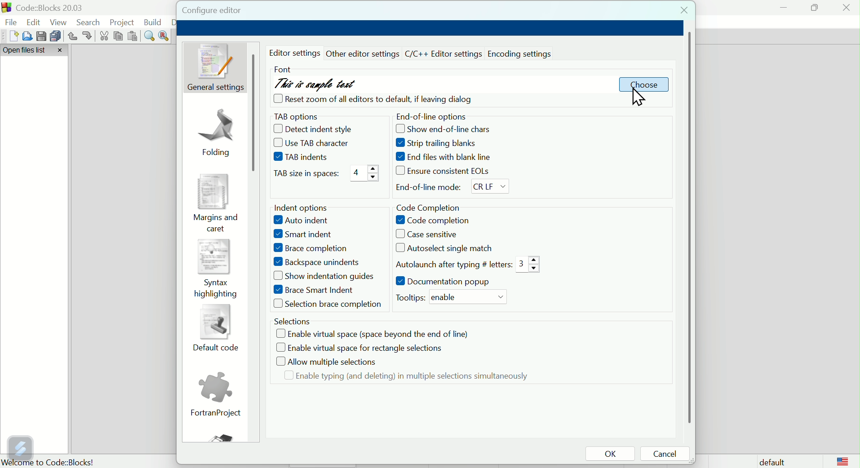  What do you see at coordinates (306, 116) in the screenshot?
I see `Tab option` at bounding box center [306, 116].